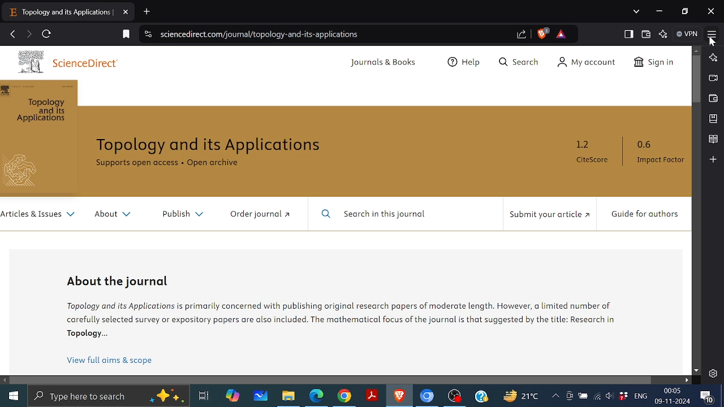 This screenshot has height=407, width=724. I want to click on Topology and its Applications, so click(209, 146).